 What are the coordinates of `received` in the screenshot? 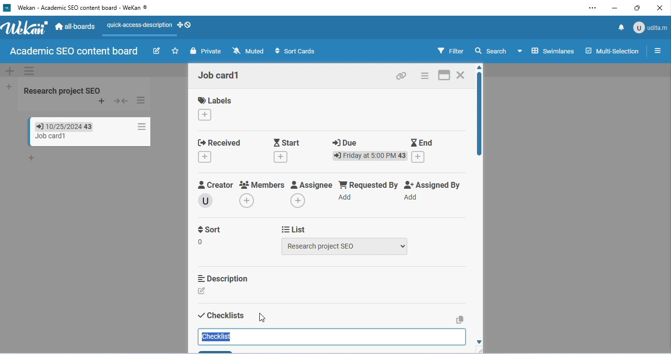 It's located at (219, 142).